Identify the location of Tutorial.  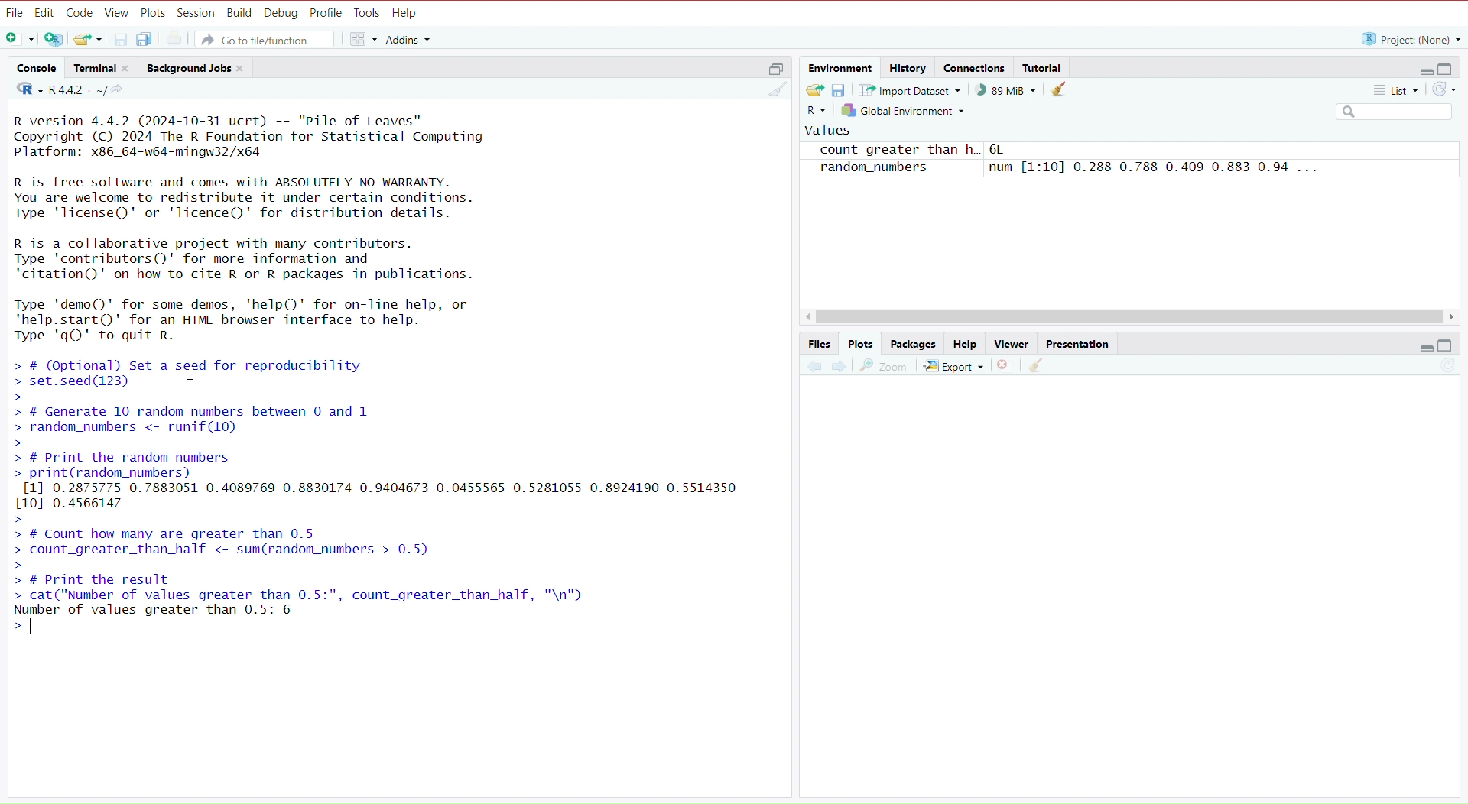
(1044, 66).